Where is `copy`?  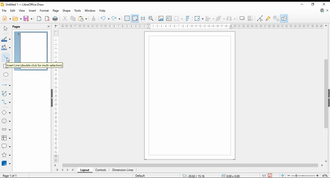
copy is located at coordinates (73, 19).